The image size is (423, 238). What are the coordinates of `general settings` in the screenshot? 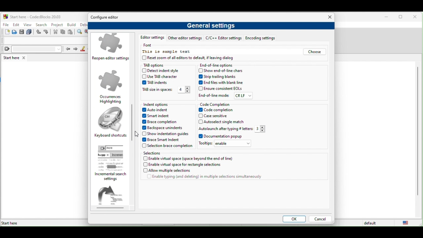 It's located at (212, 27).